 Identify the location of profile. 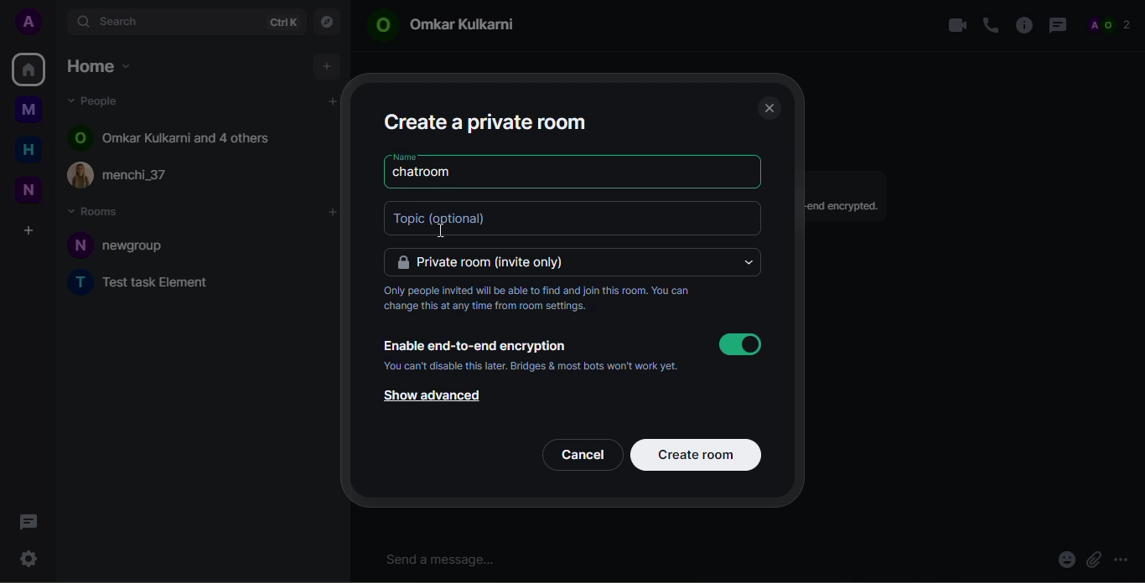
(31, 21).